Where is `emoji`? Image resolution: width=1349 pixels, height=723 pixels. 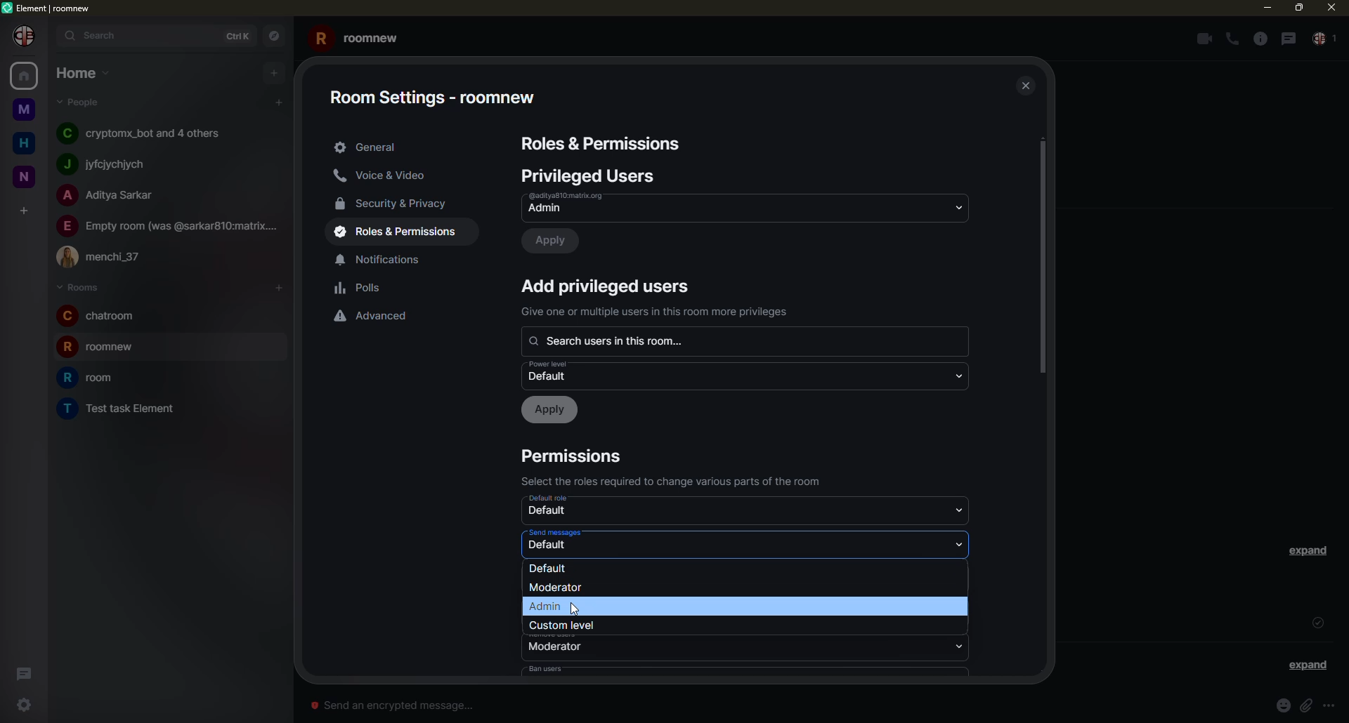
emoji is located at coordinates (1283, 705).